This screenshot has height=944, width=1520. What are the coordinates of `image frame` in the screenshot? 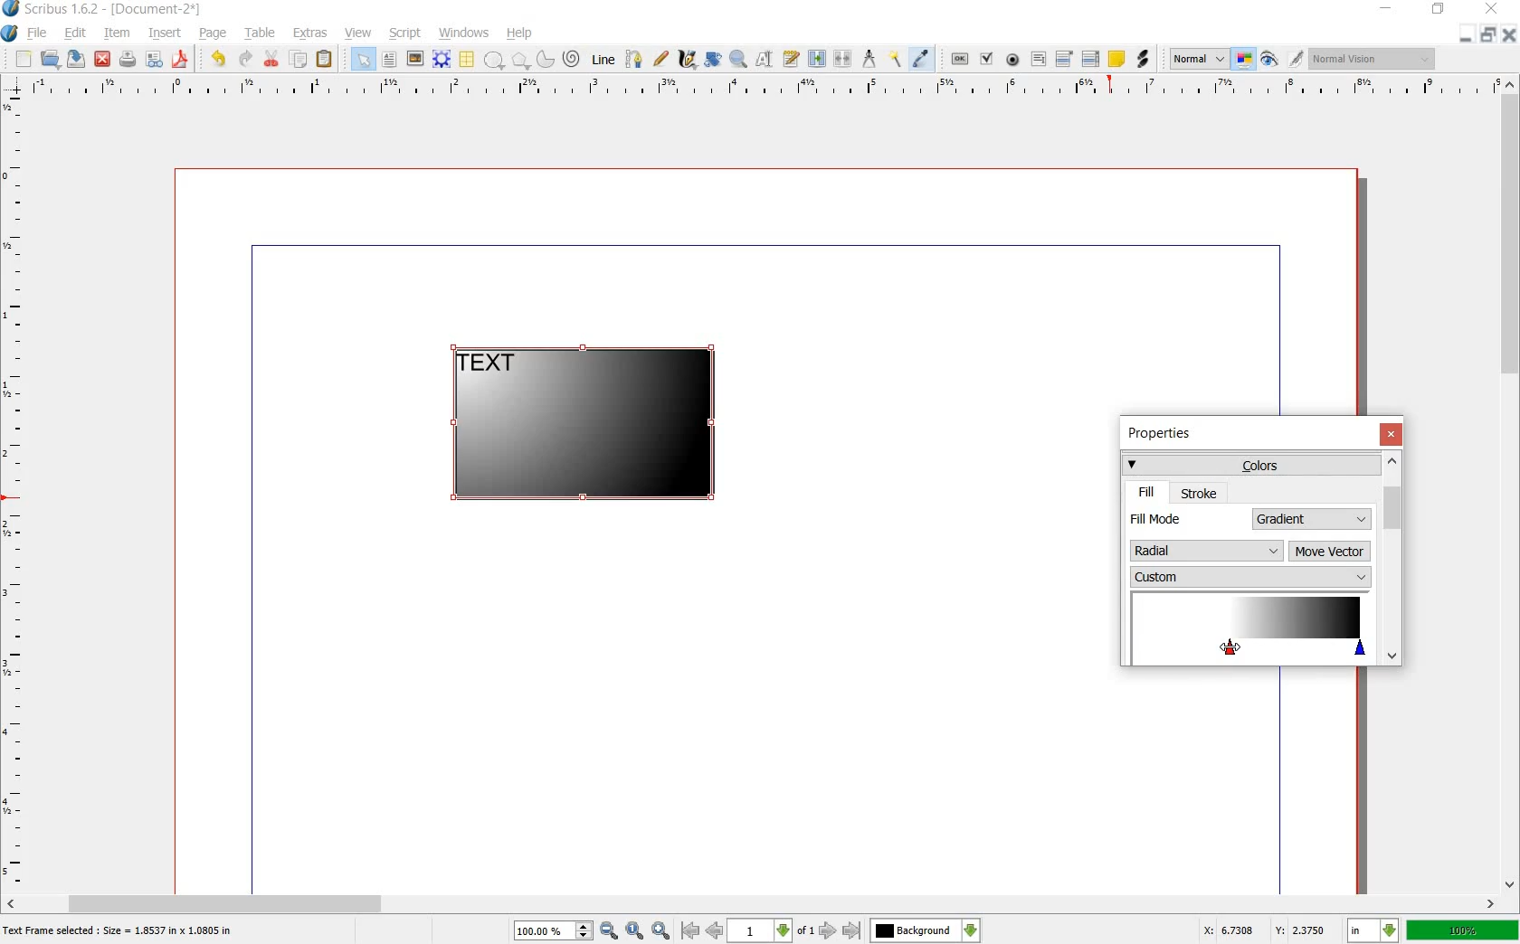 It's located at (413, 59).